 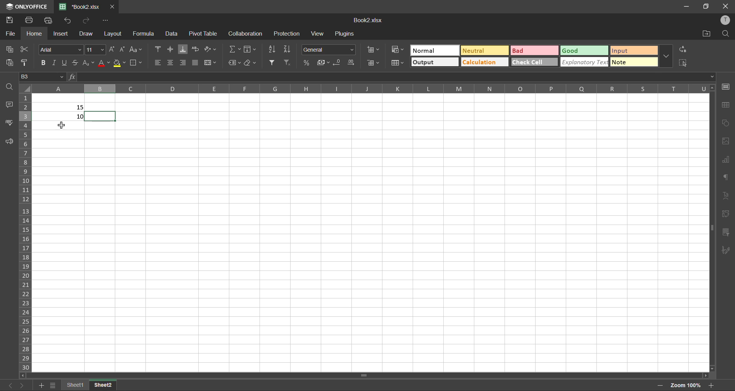 I want to click on collaboration, so click(x=245, y=34).